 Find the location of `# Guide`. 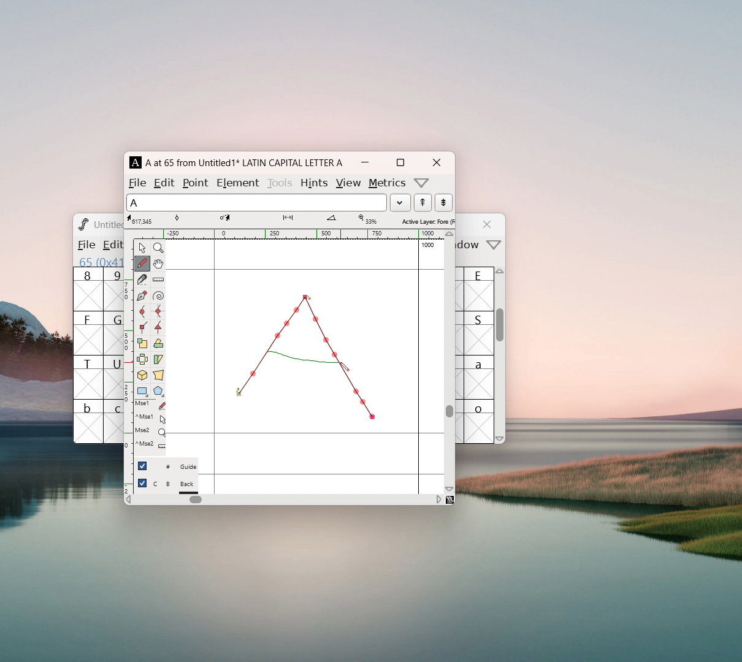

# Guide is located at coordinates (175, 467).